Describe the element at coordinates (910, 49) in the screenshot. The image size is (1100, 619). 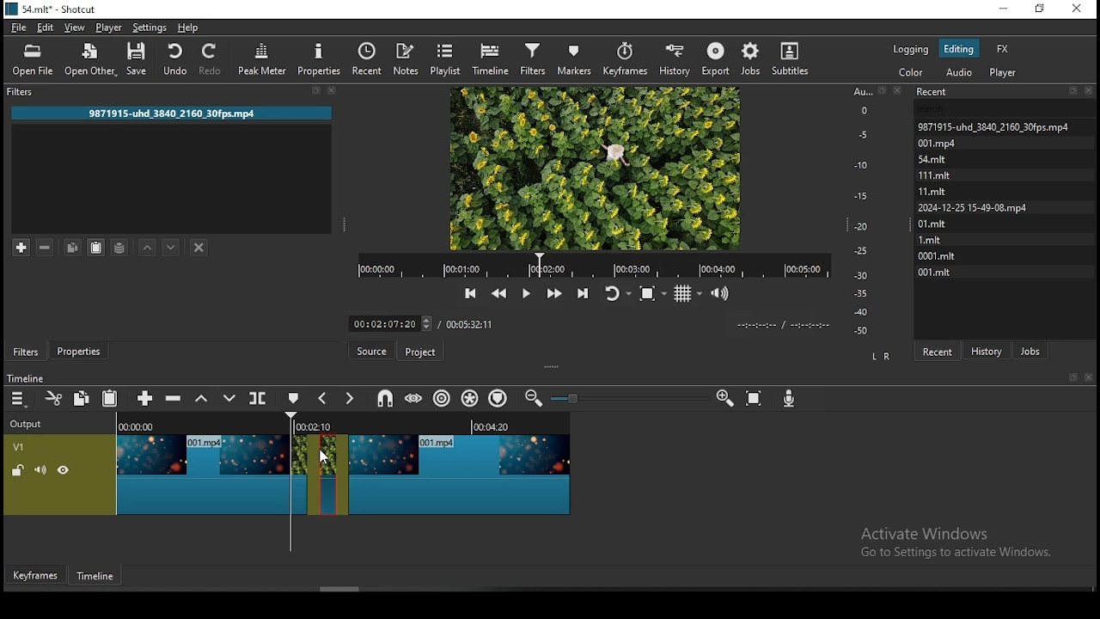
I see `logging` at that location.